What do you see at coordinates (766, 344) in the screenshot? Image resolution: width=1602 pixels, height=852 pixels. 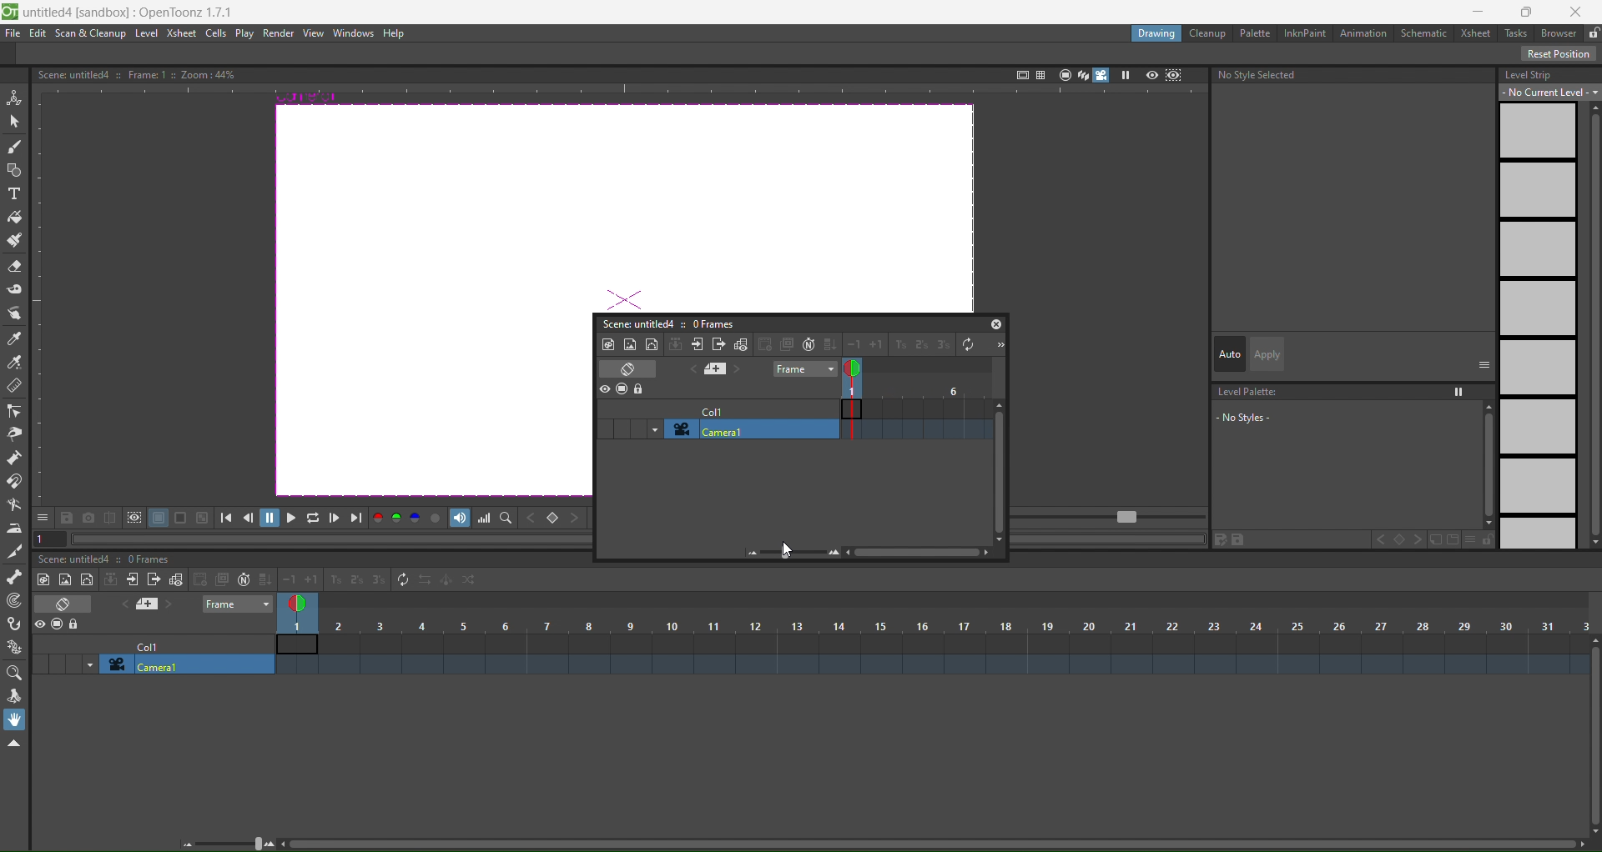 I see `` at bounding box center [766, 344].